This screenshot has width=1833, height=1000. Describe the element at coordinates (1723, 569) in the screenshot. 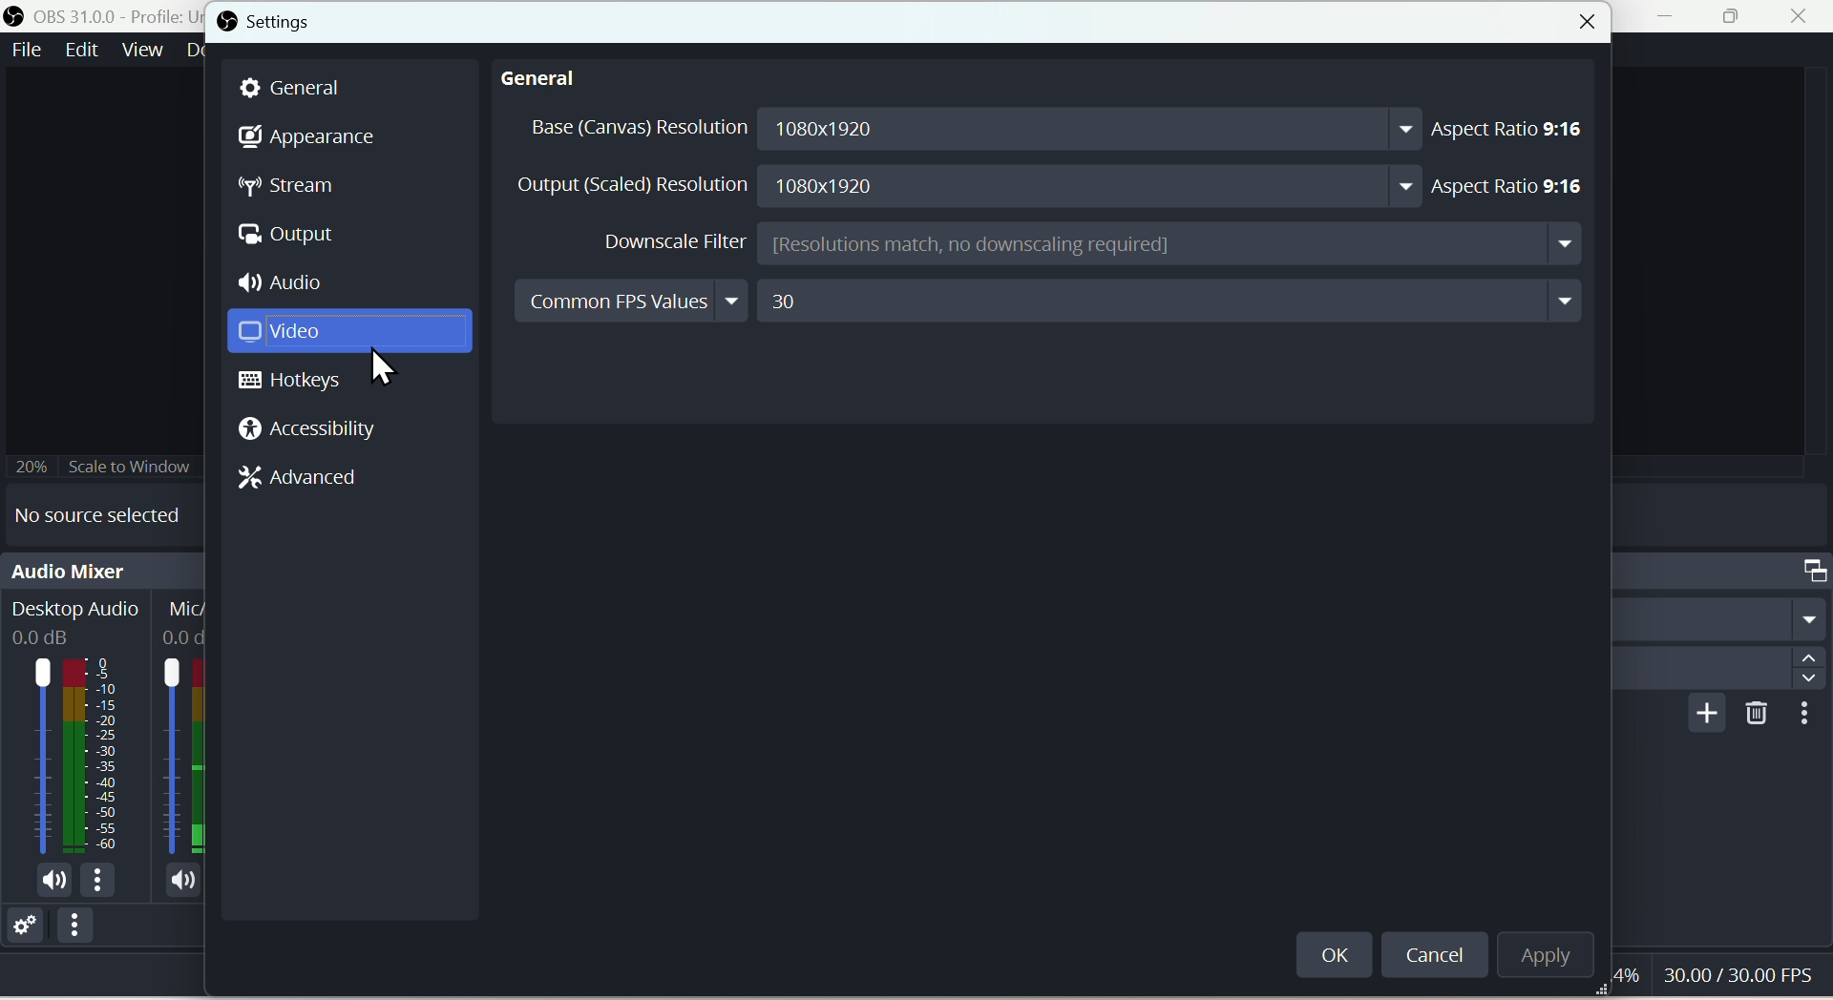

I see `Scene transition` at that location.